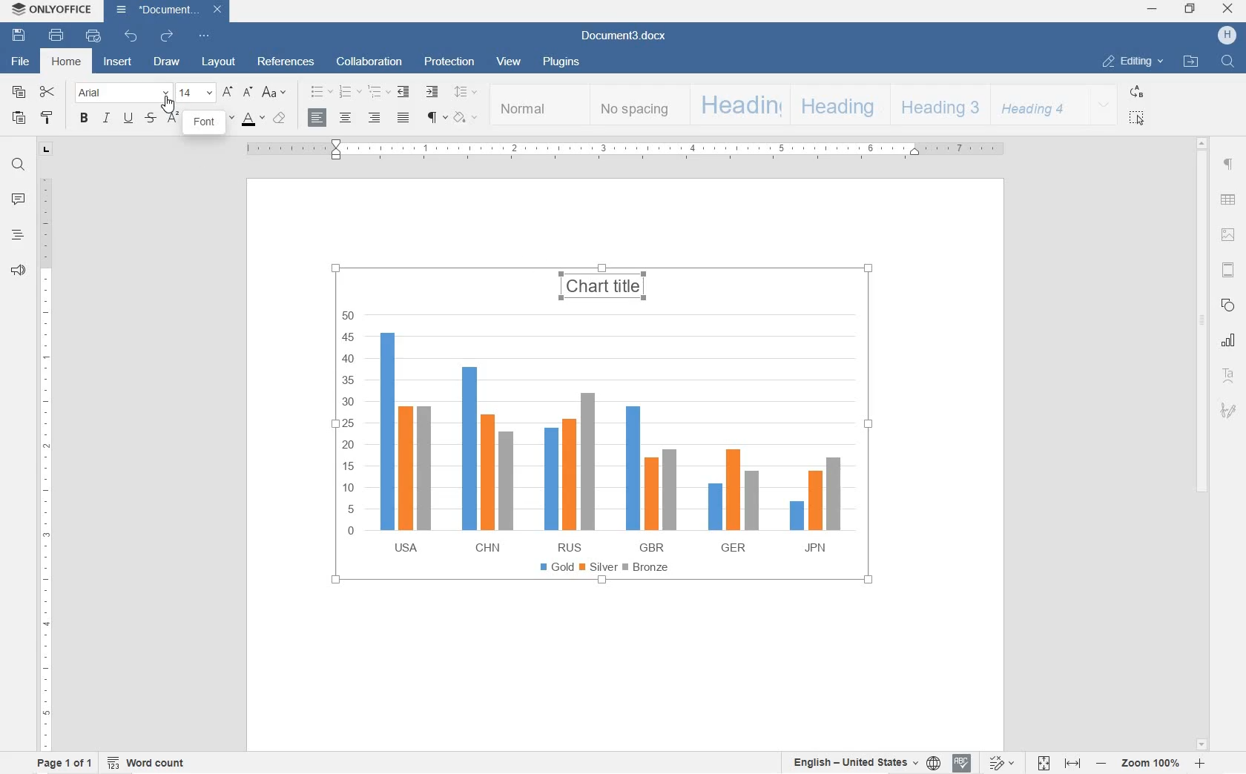  I want to click on HIGHLIGHT COLOR, so click(231, 120).